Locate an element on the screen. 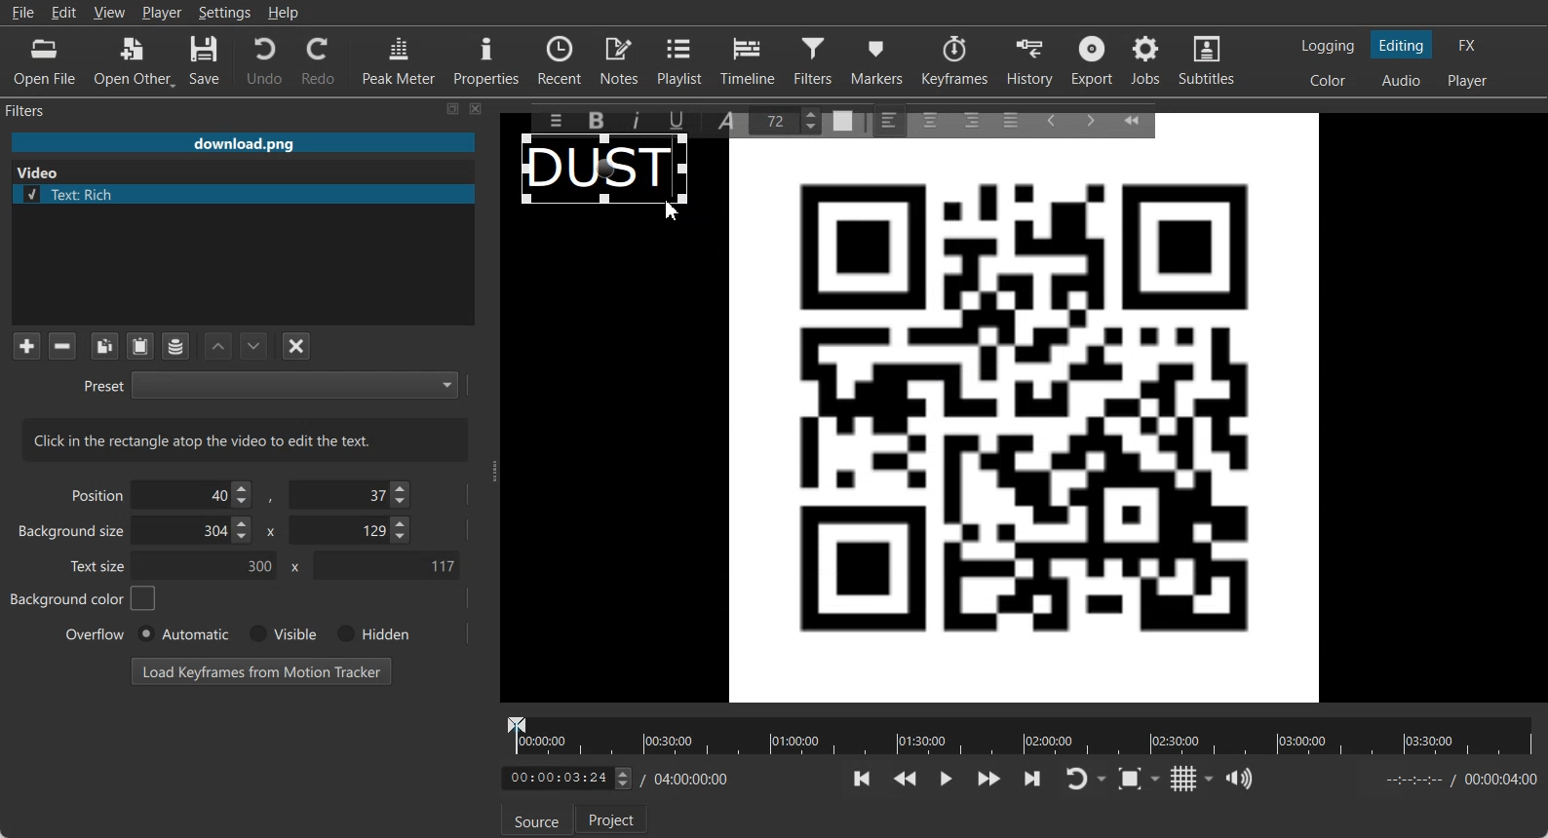 Image resolution: width=1548 pixels, height=838 pixels. Save a filter set is located at coordinates (174, 347).